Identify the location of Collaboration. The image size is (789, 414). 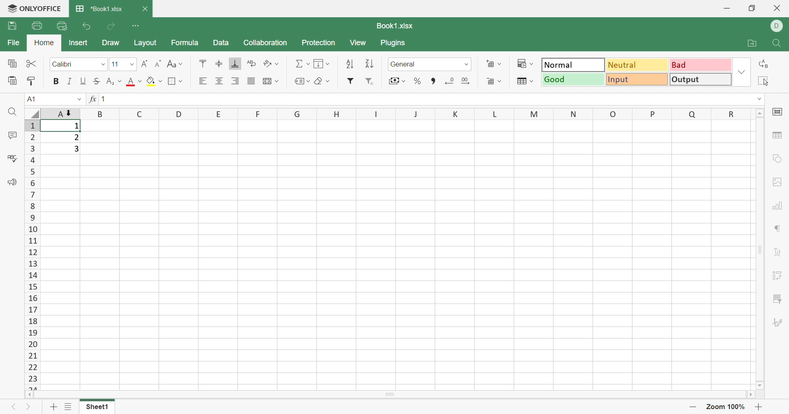
(266, 43).